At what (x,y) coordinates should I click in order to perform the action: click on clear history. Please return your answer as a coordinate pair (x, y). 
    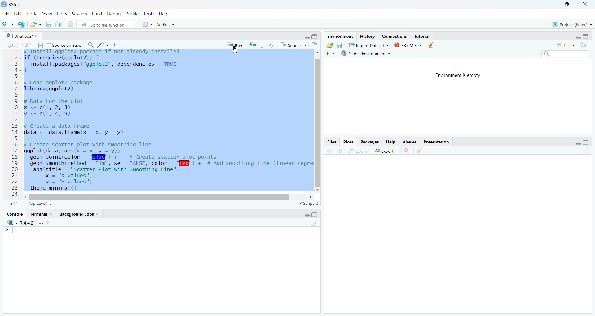
    Looking at the image, I should click on (434, 44).